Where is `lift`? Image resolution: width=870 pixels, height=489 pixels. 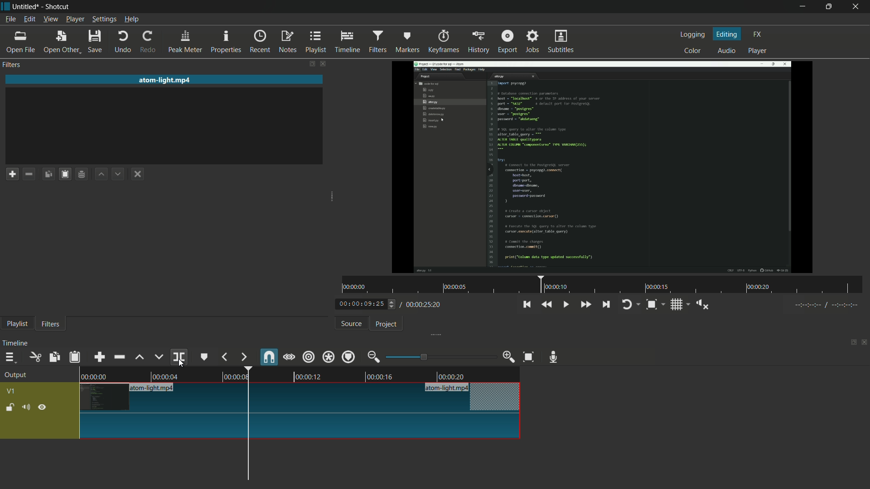
lift is located at coordinates (140, 357).